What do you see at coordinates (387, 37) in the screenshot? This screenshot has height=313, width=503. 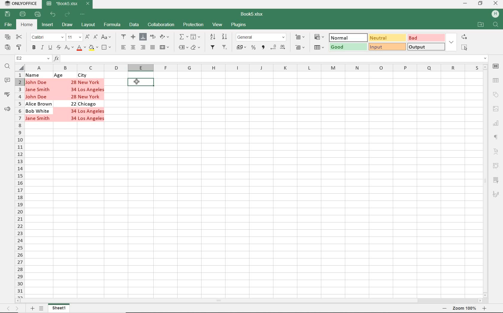 I see `NEUTRAL` at bounding box center [387, 37].